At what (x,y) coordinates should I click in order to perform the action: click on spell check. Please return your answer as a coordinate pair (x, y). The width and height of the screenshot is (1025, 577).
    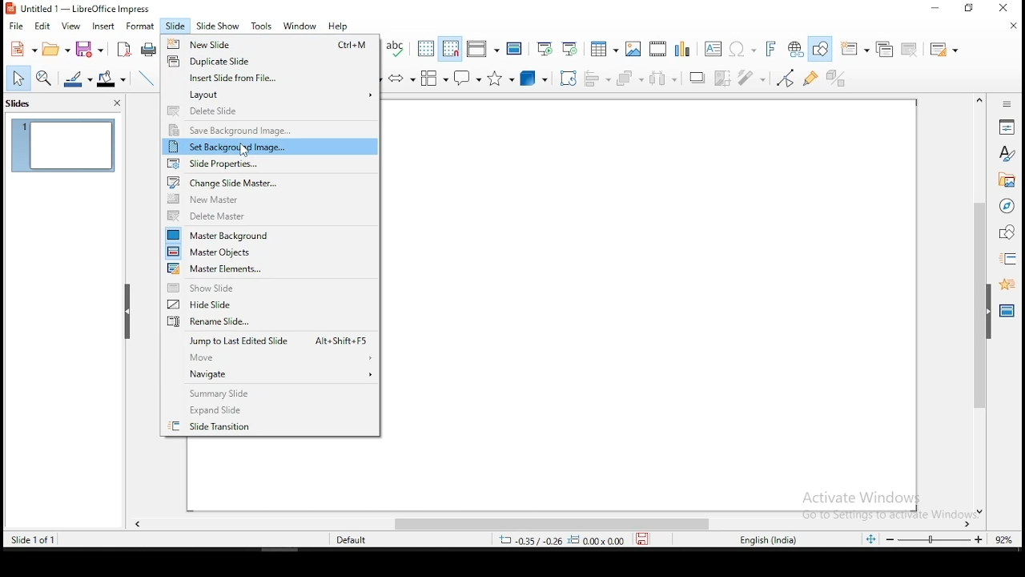
    Looking at the image, I should click on (398, 49).